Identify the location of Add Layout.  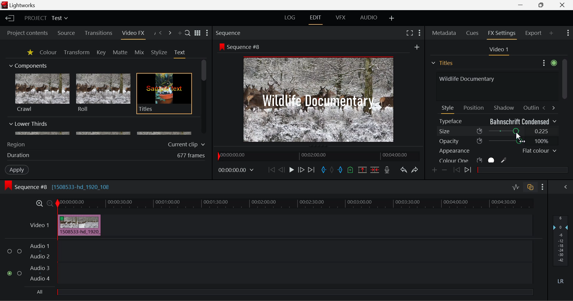
(392, 19).